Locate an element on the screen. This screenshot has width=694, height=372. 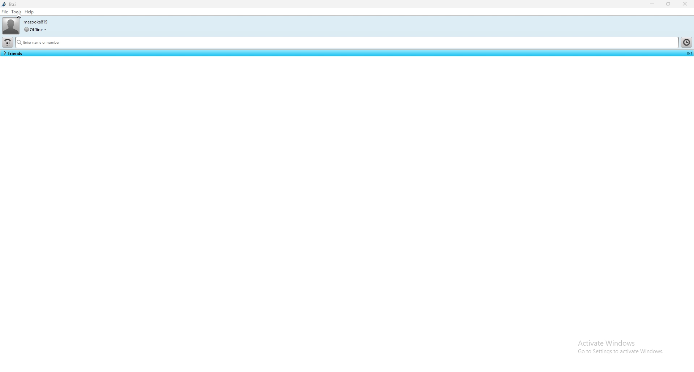
resize is located at coordinates (669, 4).